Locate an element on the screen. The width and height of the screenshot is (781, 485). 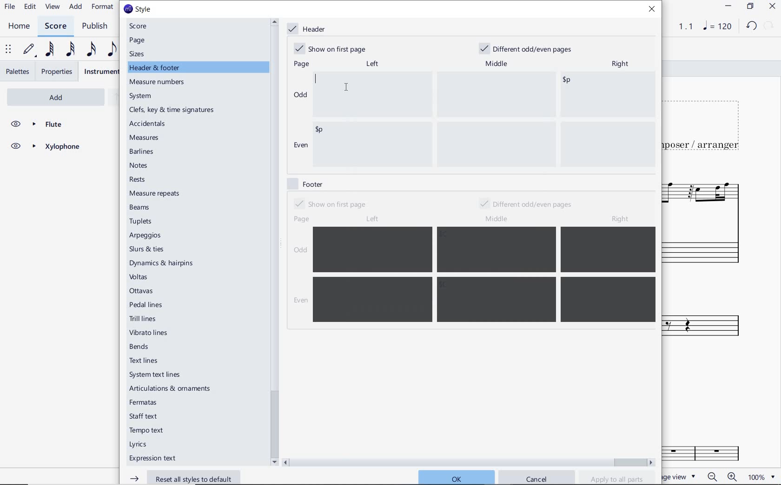
CLOSE is located at coordinates (772, 6).